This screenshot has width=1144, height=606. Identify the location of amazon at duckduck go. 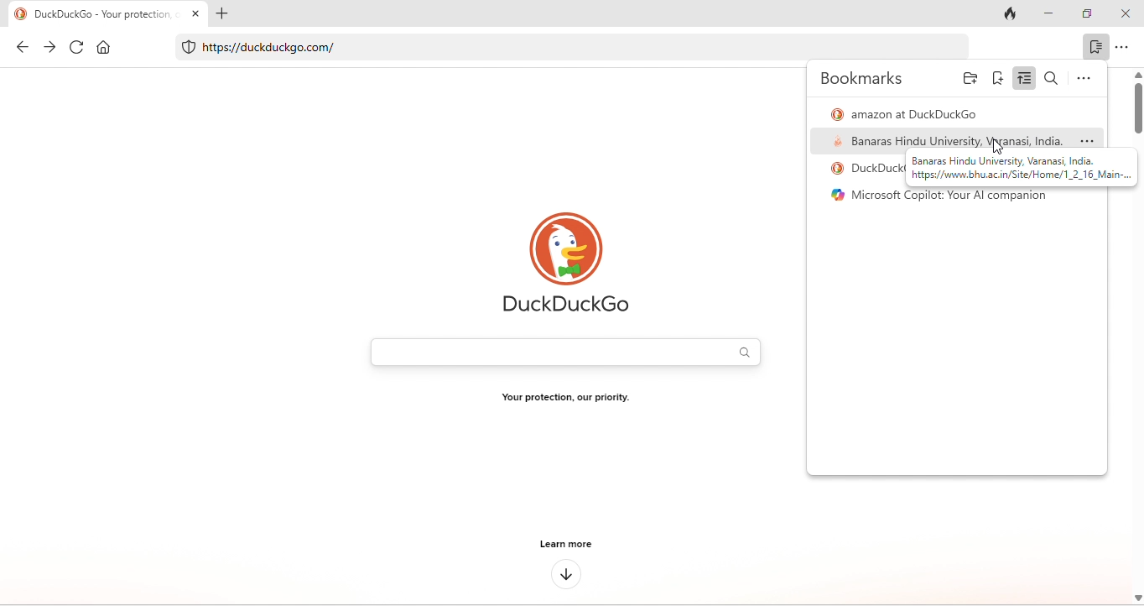
(908, 112).